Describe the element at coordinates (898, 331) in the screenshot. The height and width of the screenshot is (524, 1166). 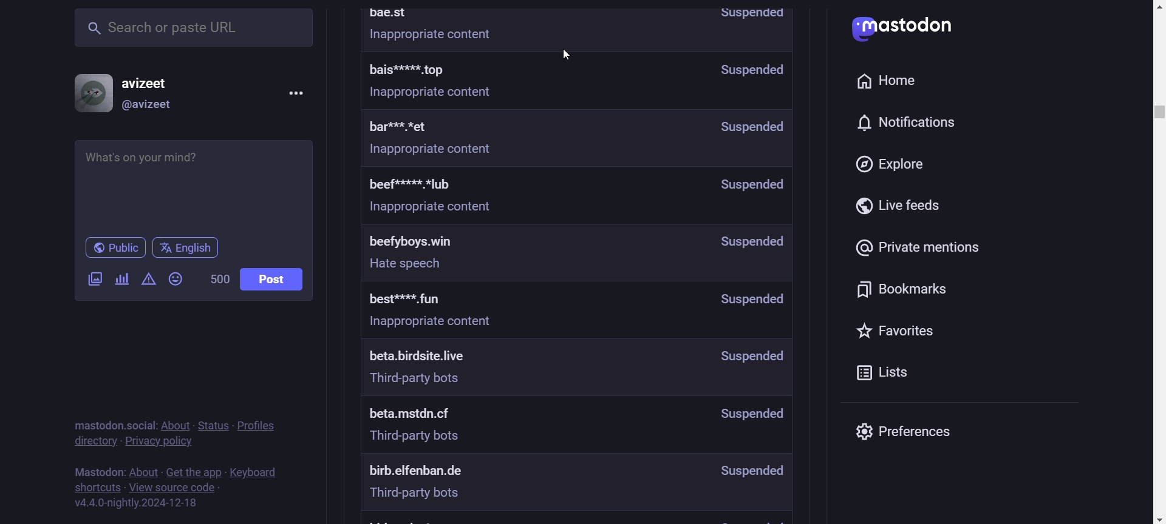
I see `favorites` at that location.